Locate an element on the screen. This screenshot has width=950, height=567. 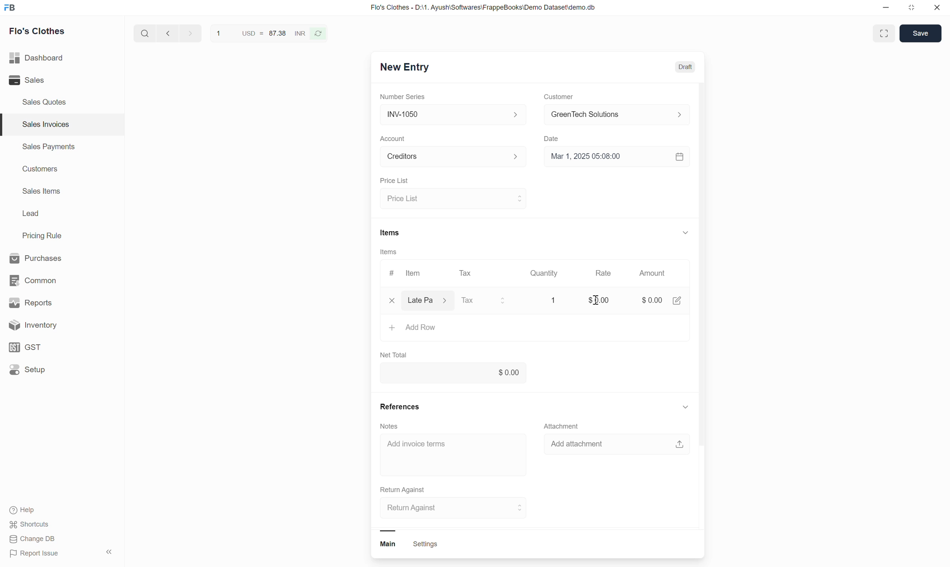
Dashboard  is located at coordinates (50, 58).